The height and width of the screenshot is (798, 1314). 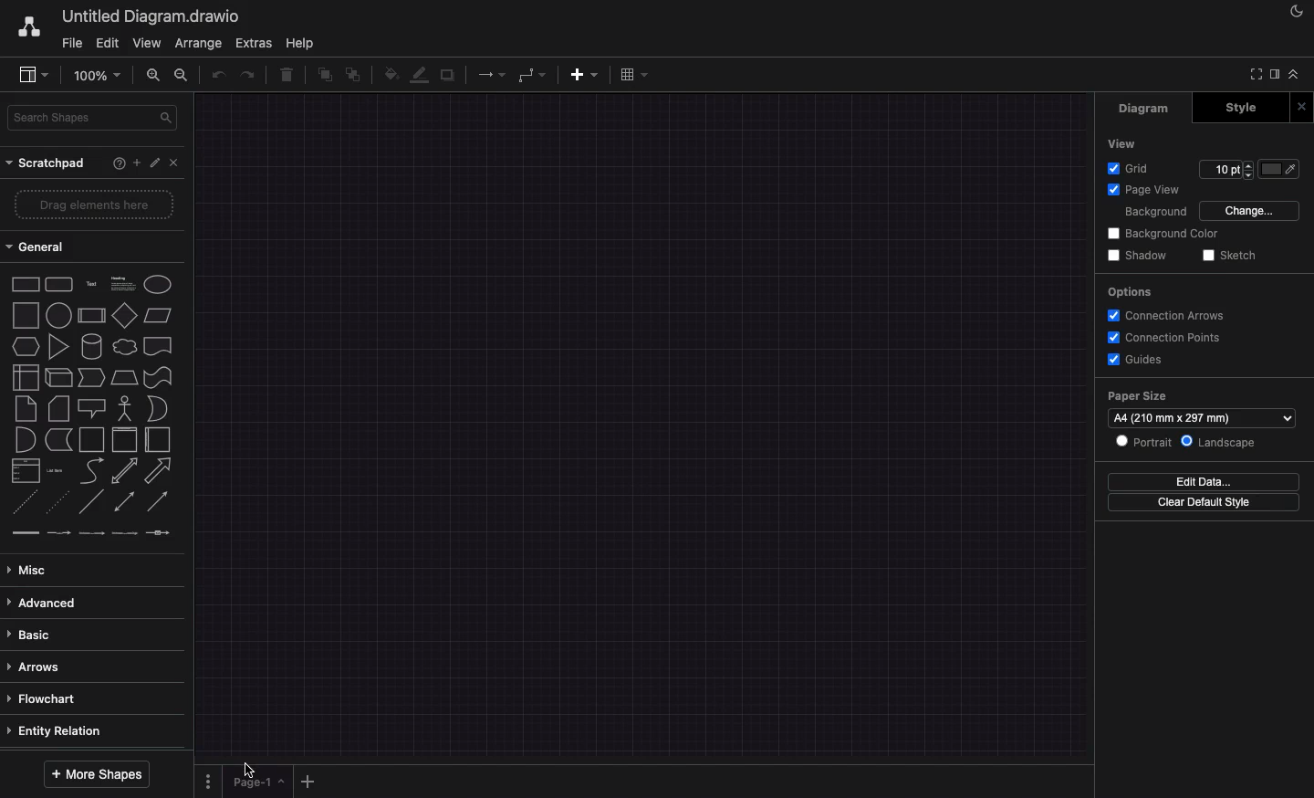 I want to click on change, so click(x=1250, y=211).